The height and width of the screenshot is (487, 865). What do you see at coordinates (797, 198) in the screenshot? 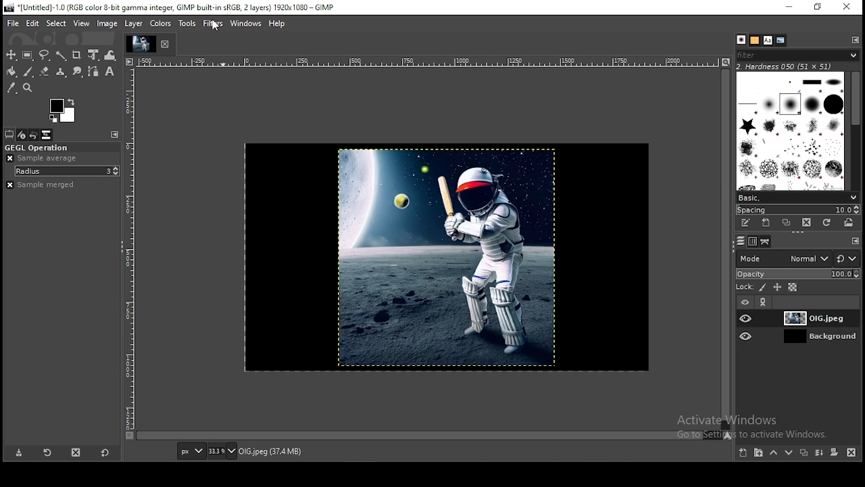
I see `brush presets` at bounding box center [797, 198].